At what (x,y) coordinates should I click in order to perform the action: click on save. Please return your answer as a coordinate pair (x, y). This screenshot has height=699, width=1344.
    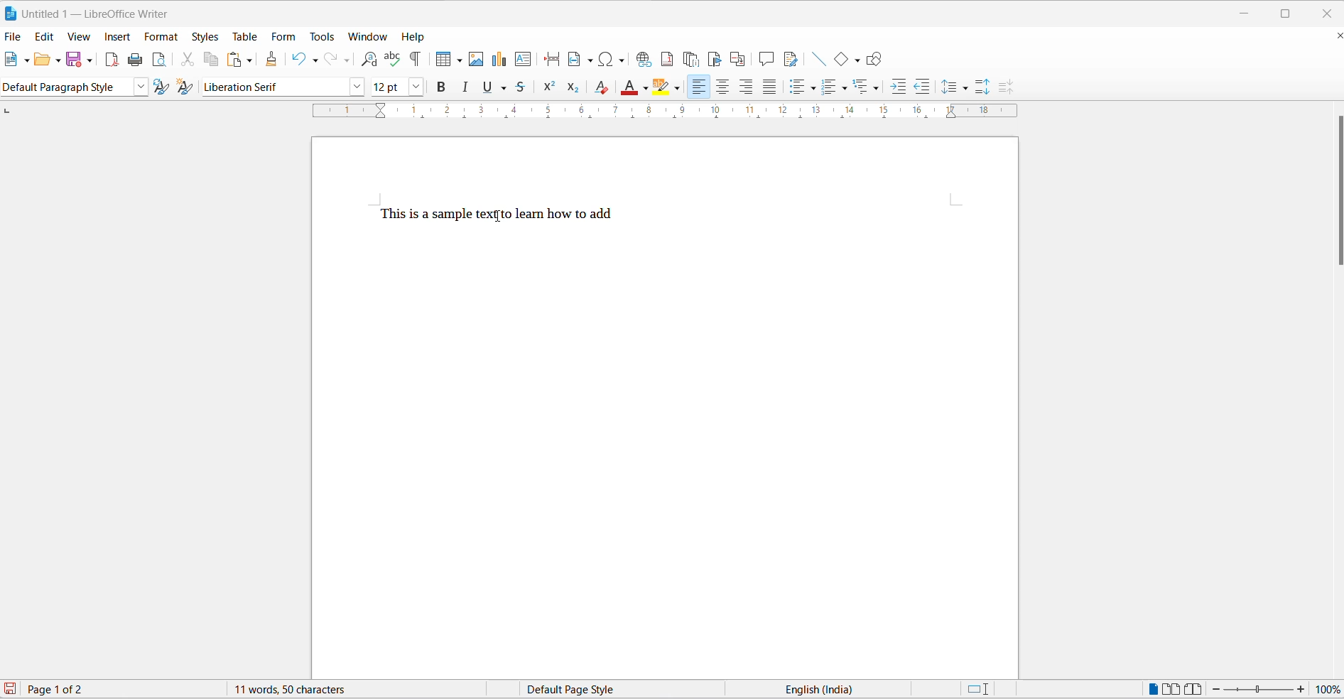
    Looking at the image, I should click on (72, 60).